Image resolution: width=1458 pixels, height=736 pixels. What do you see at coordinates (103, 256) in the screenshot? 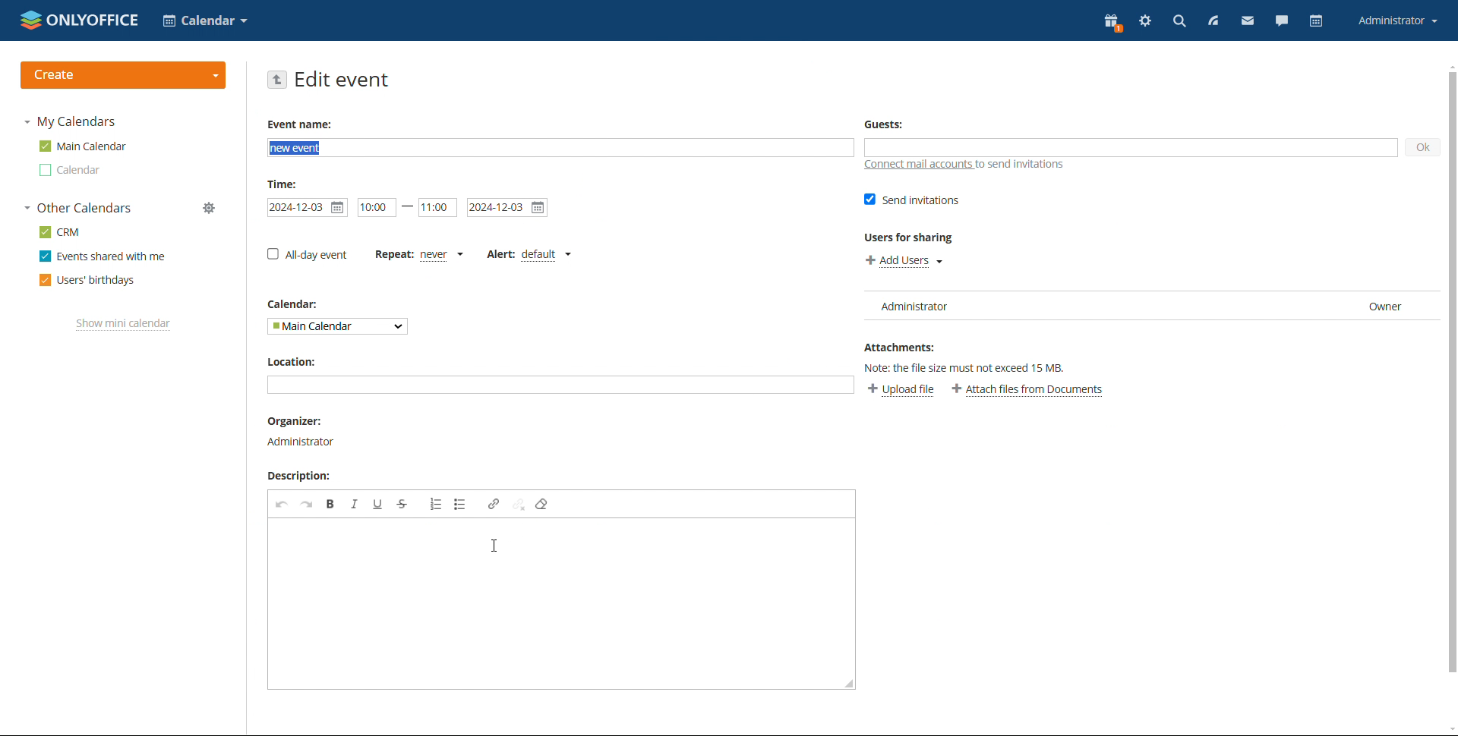
I see `events shared with me` at bounding box center [103, 256].